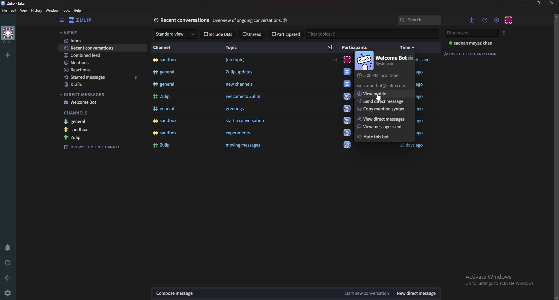 The height and width of the screenshot is (300, 559). Describe the element at coordinates (4, 10) in the screenshot. I see `File` at that location.